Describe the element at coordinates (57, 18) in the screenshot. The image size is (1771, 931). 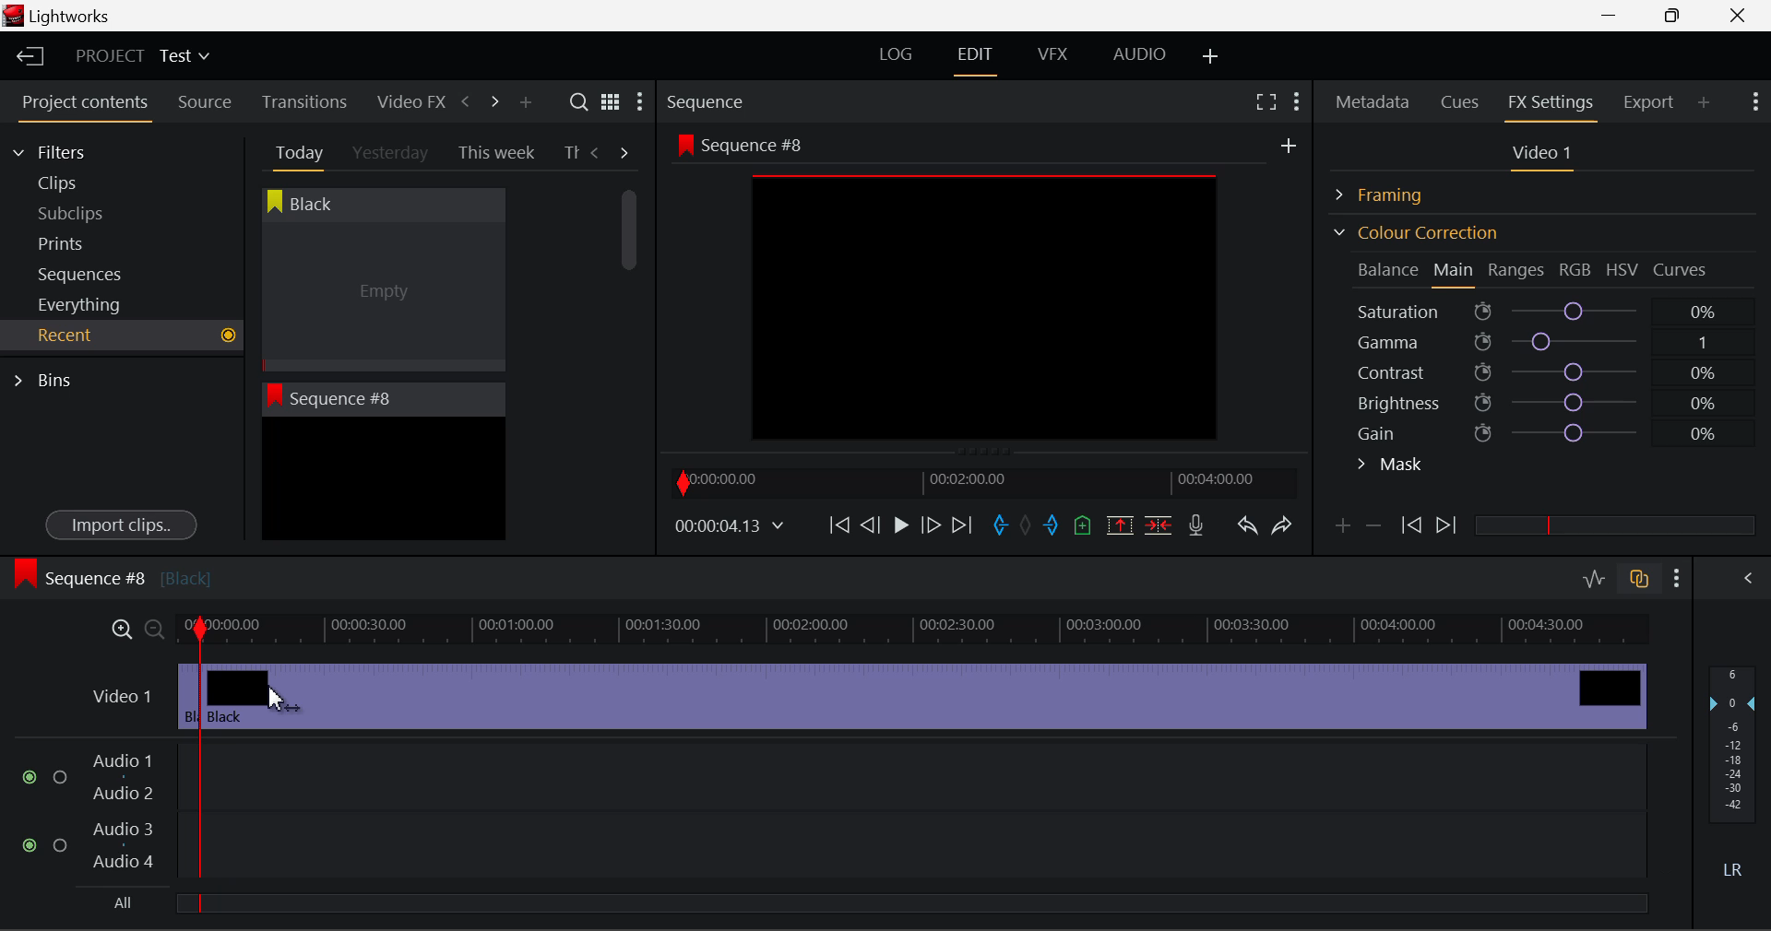
I see `Window Title` at that location.